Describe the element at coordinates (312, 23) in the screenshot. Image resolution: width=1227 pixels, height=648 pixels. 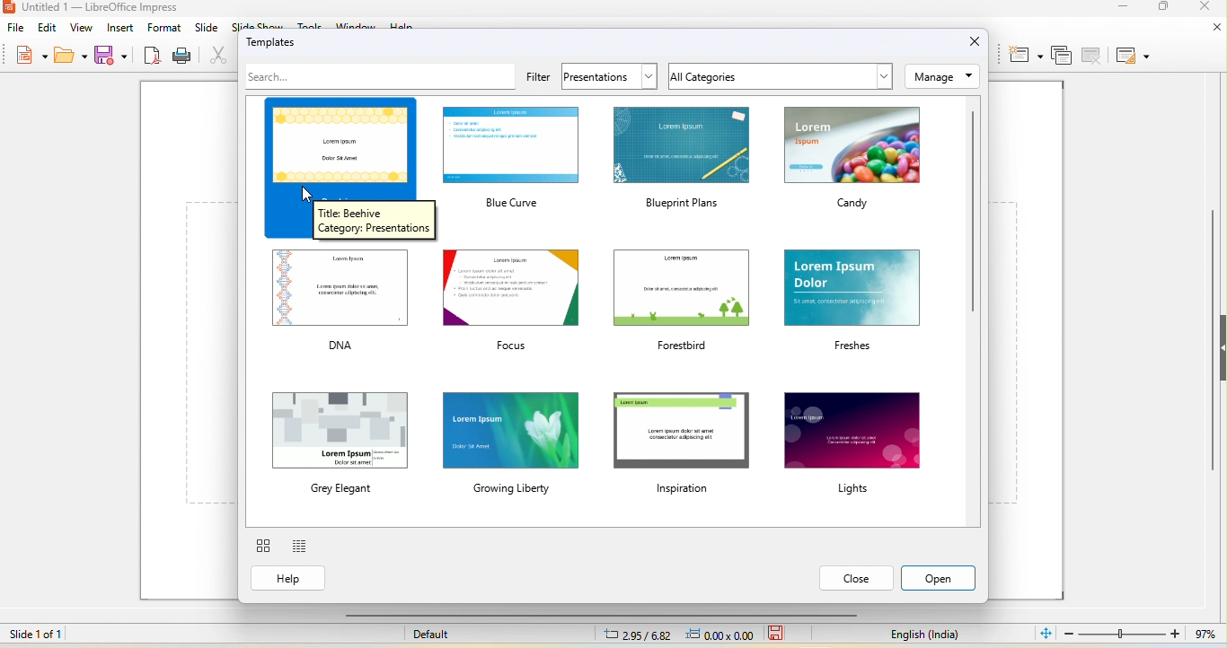
I see `tools` at that location.